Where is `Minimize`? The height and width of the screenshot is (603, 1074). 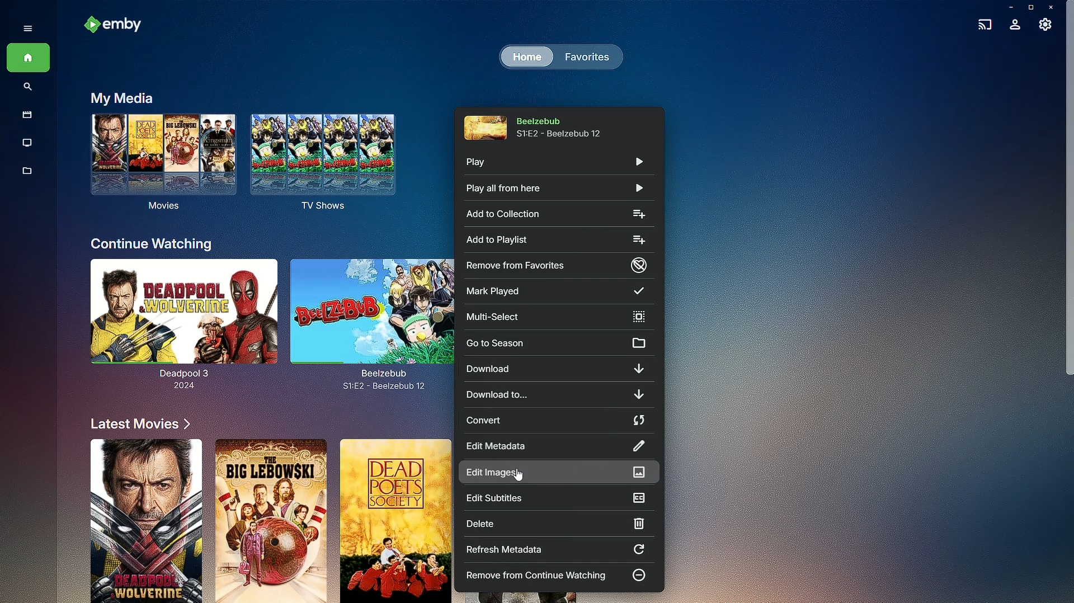
Minimize is located at coordinates (1007, 7).